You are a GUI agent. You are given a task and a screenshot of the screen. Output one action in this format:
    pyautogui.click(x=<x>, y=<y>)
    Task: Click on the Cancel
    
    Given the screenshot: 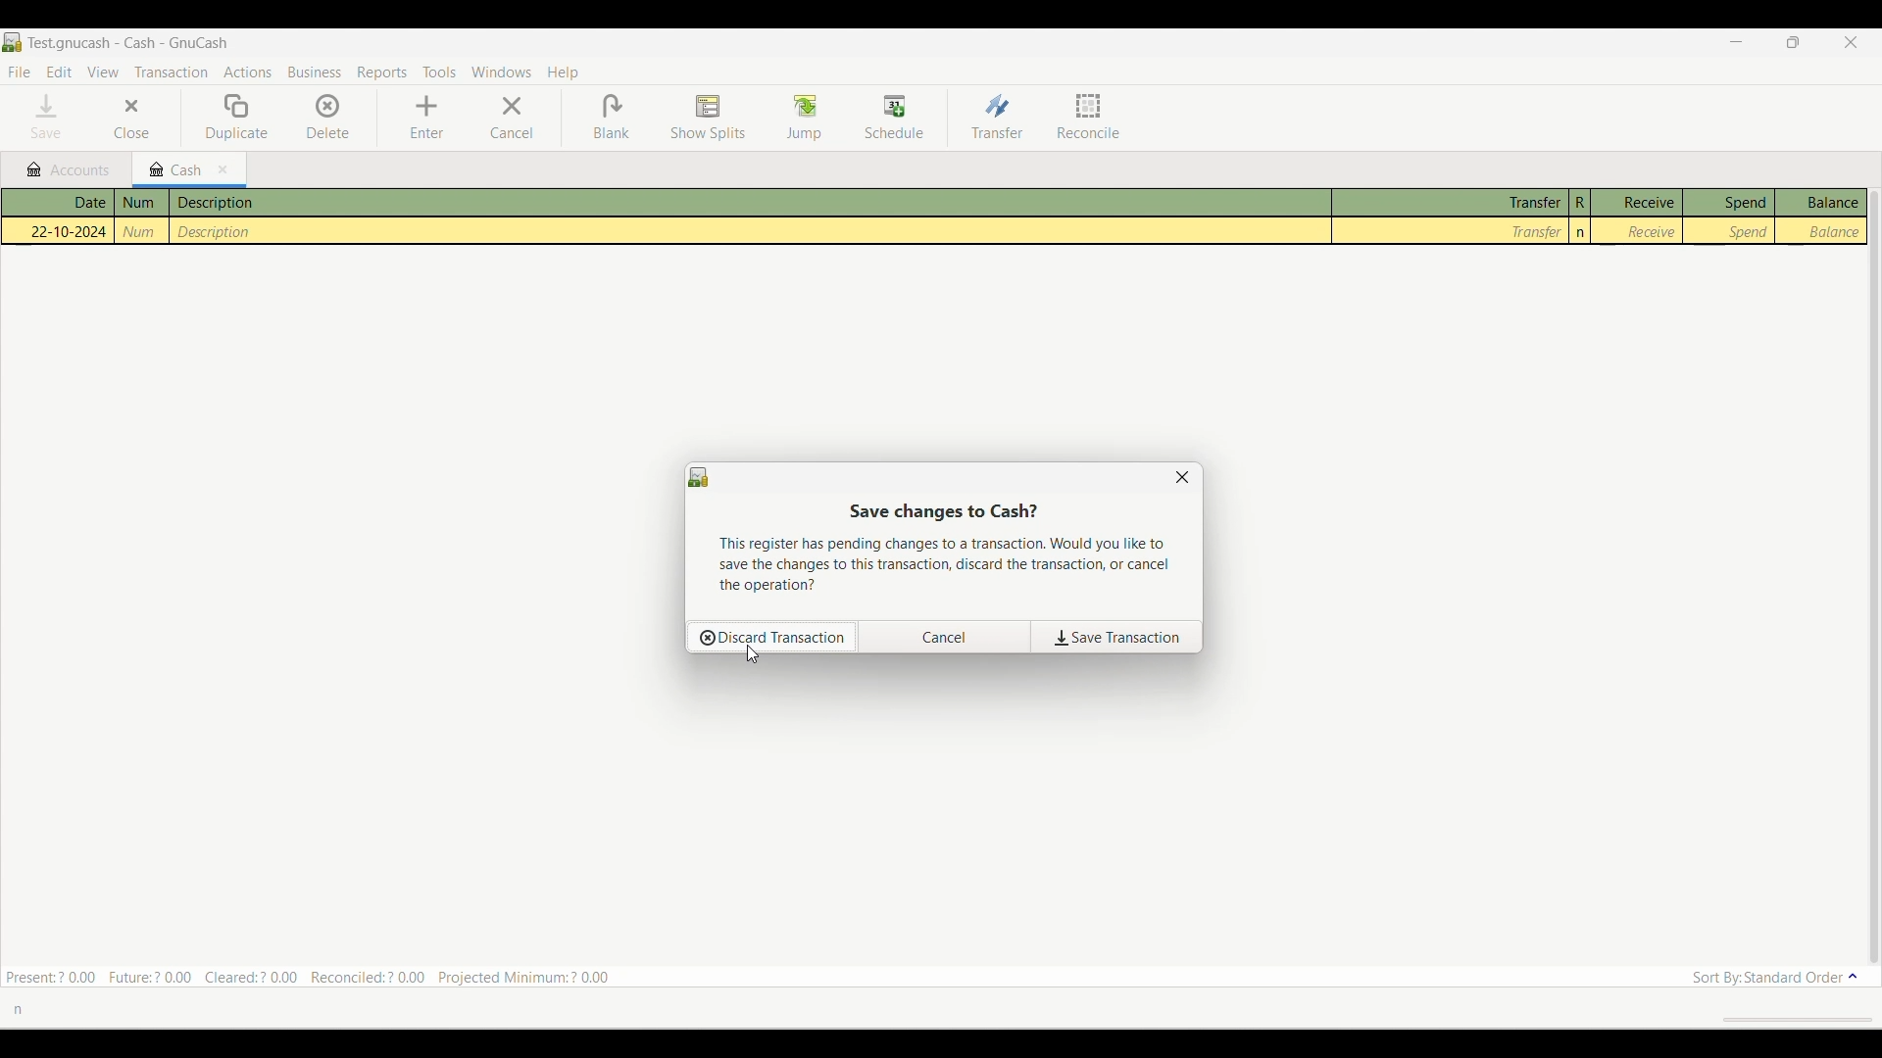 What is the action you would take?
    pyautogui.click(x=513, y=117)
    